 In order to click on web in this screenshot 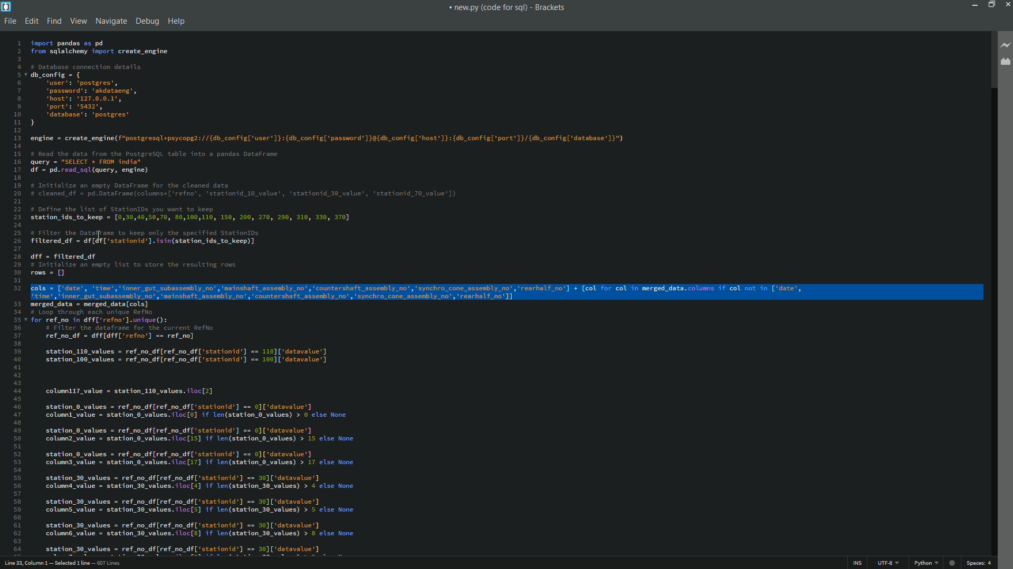, I will do `click(952, 562)`.